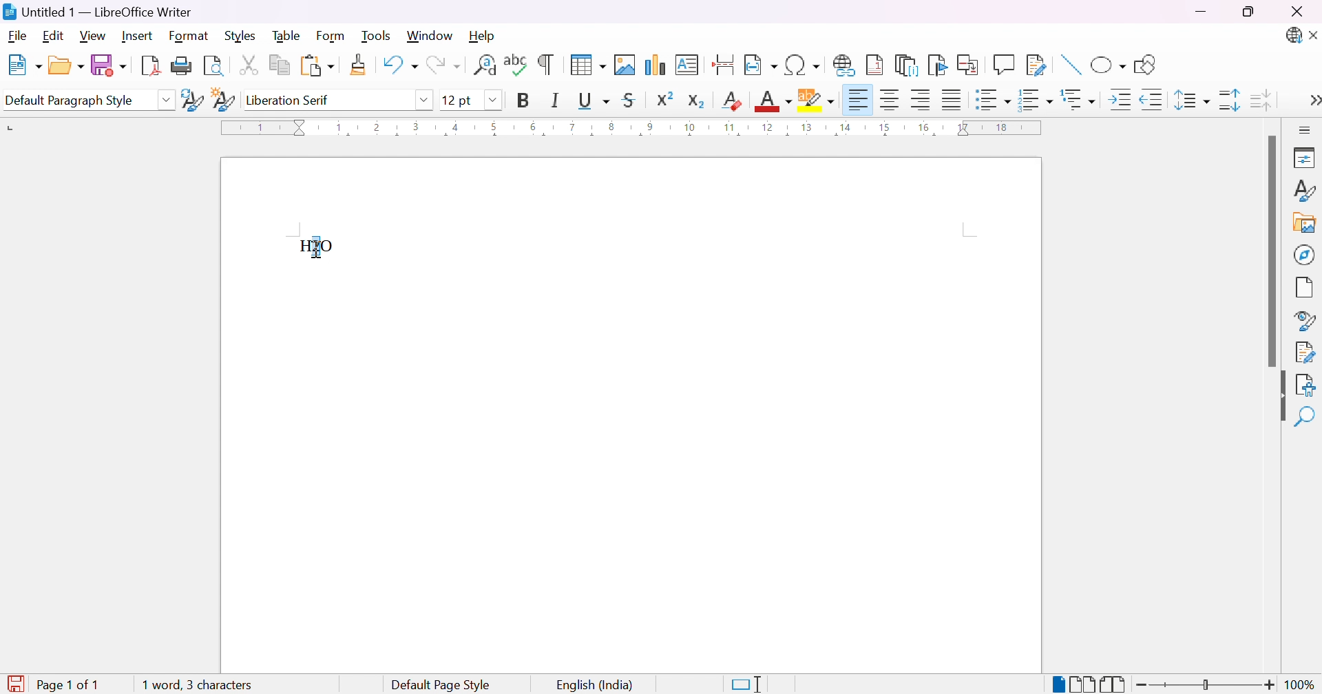 Image resolution: width=1322 pixels, height=694 pixels. Describe the element at coordinates (1305, 418) in the screenshot. I see `Find` at that location.